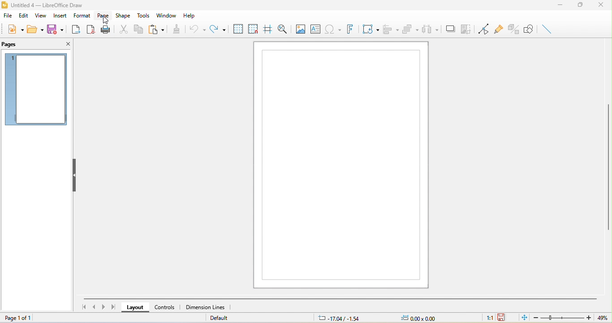 Image resolution: width=612 pixels, height=323 pixels. Describe the element at coordinates (15, 31) in the screenshot. I see `new` at that location.